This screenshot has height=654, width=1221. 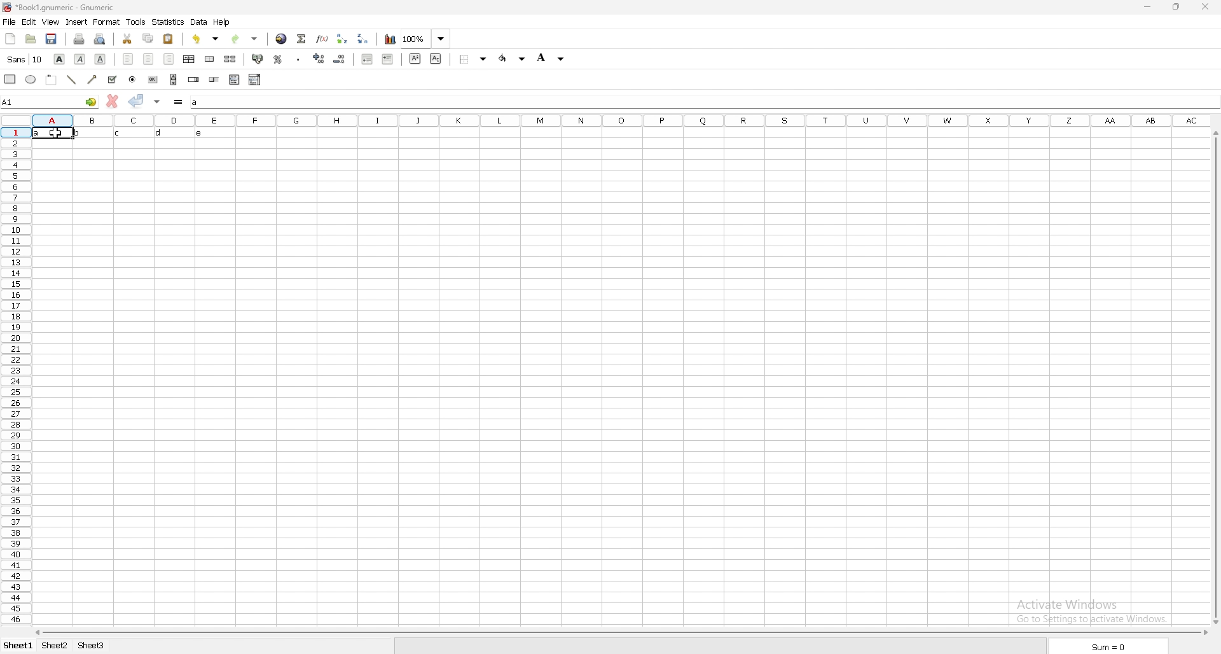 I want to click on list, so click(x=235, y=80).